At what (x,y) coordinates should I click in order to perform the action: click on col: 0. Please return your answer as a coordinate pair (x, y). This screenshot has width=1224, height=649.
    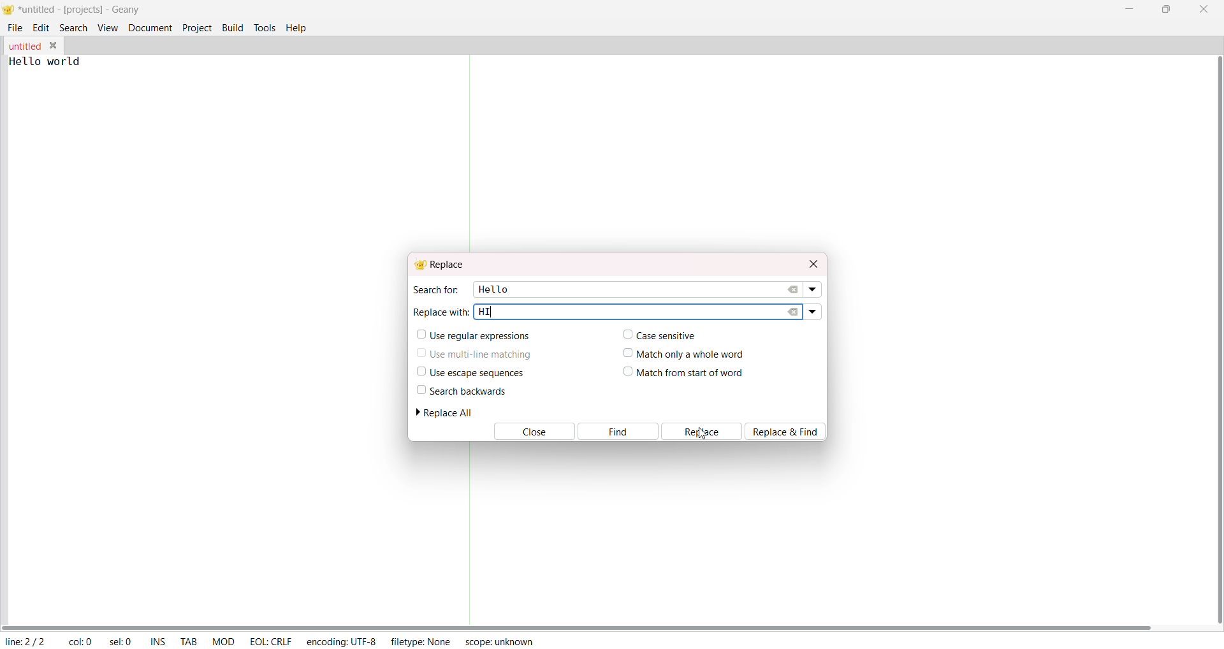
    Looking at the image, I should click on (80, 642).